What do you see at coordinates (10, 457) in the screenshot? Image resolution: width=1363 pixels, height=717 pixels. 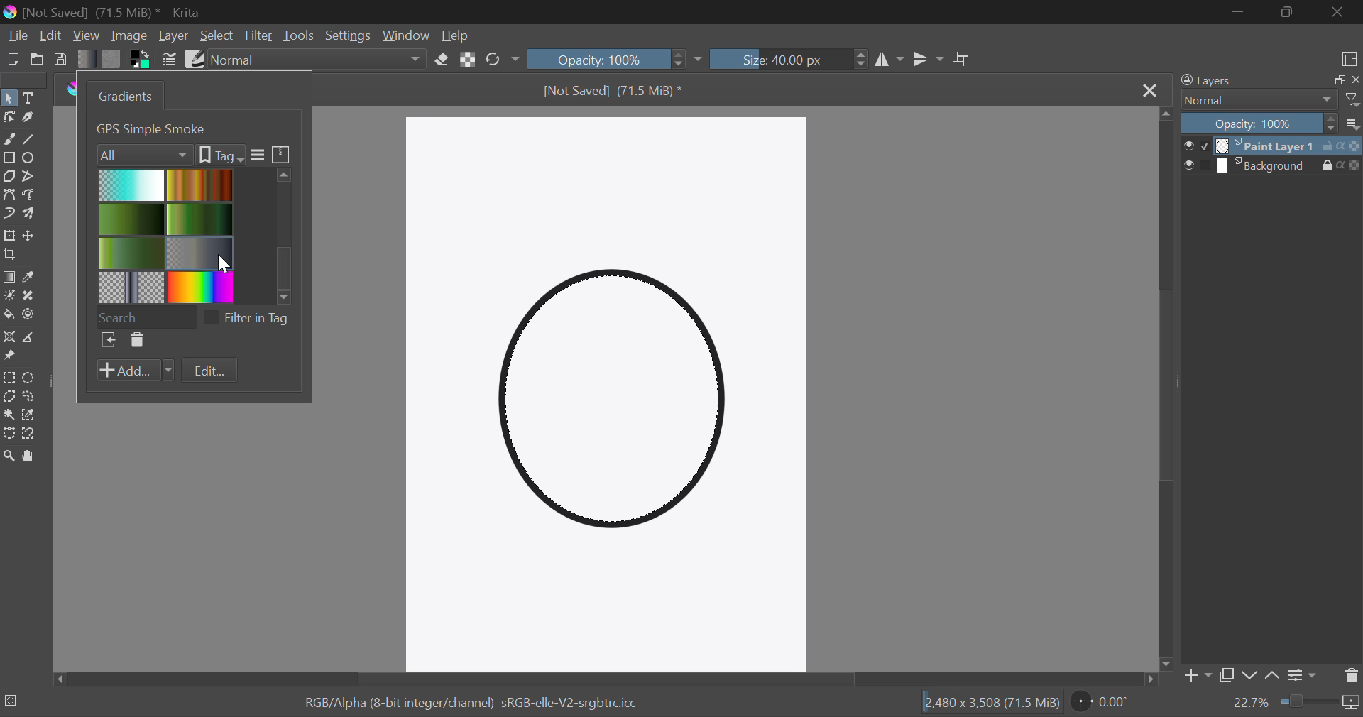 I see `Zoom` at bounding box center [10, 457].